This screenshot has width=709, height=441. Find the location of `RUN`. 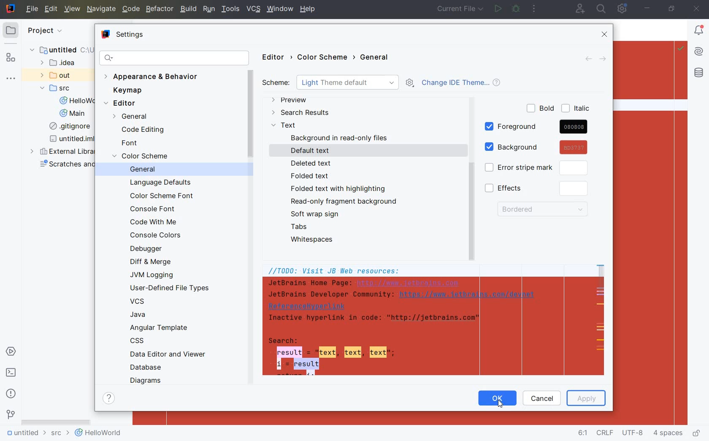

RUN is located at coordinates (209, 9).